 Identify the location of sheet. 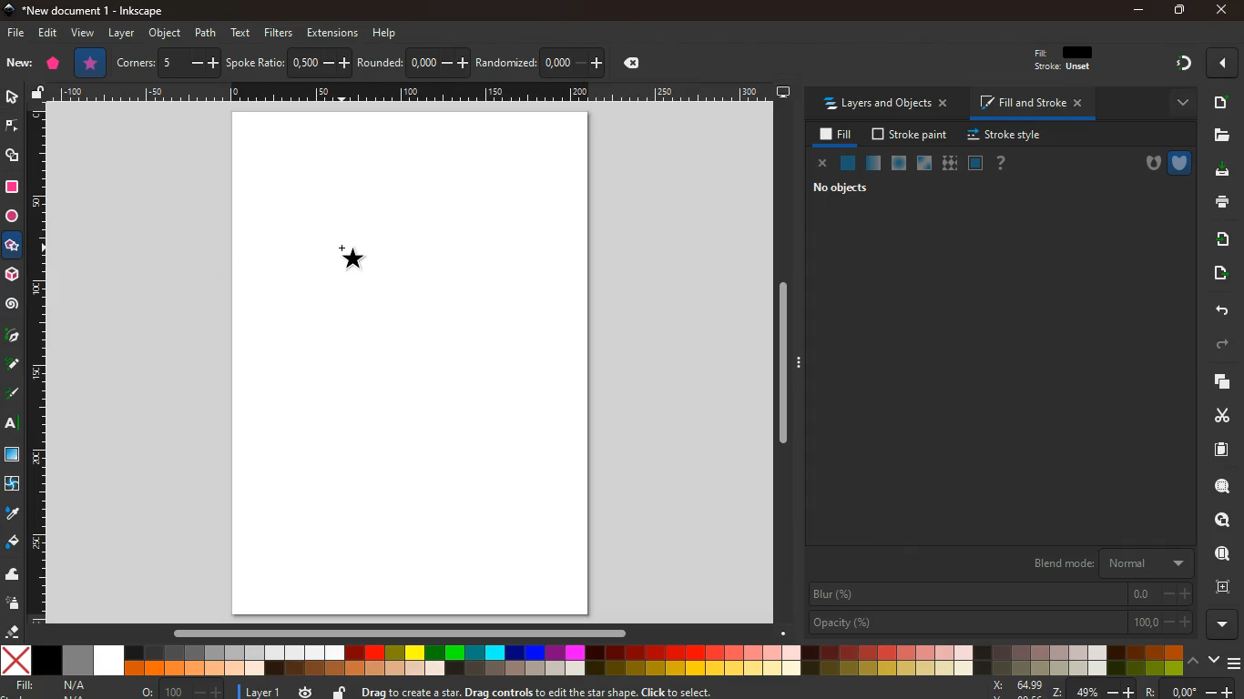
(1215, 453).